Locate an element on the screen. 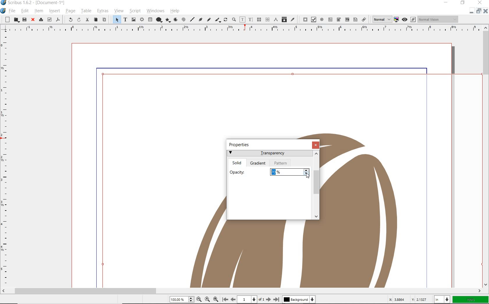 The width and height of the screenshot is (489, 304). insert is located at coordinates (54, 11).